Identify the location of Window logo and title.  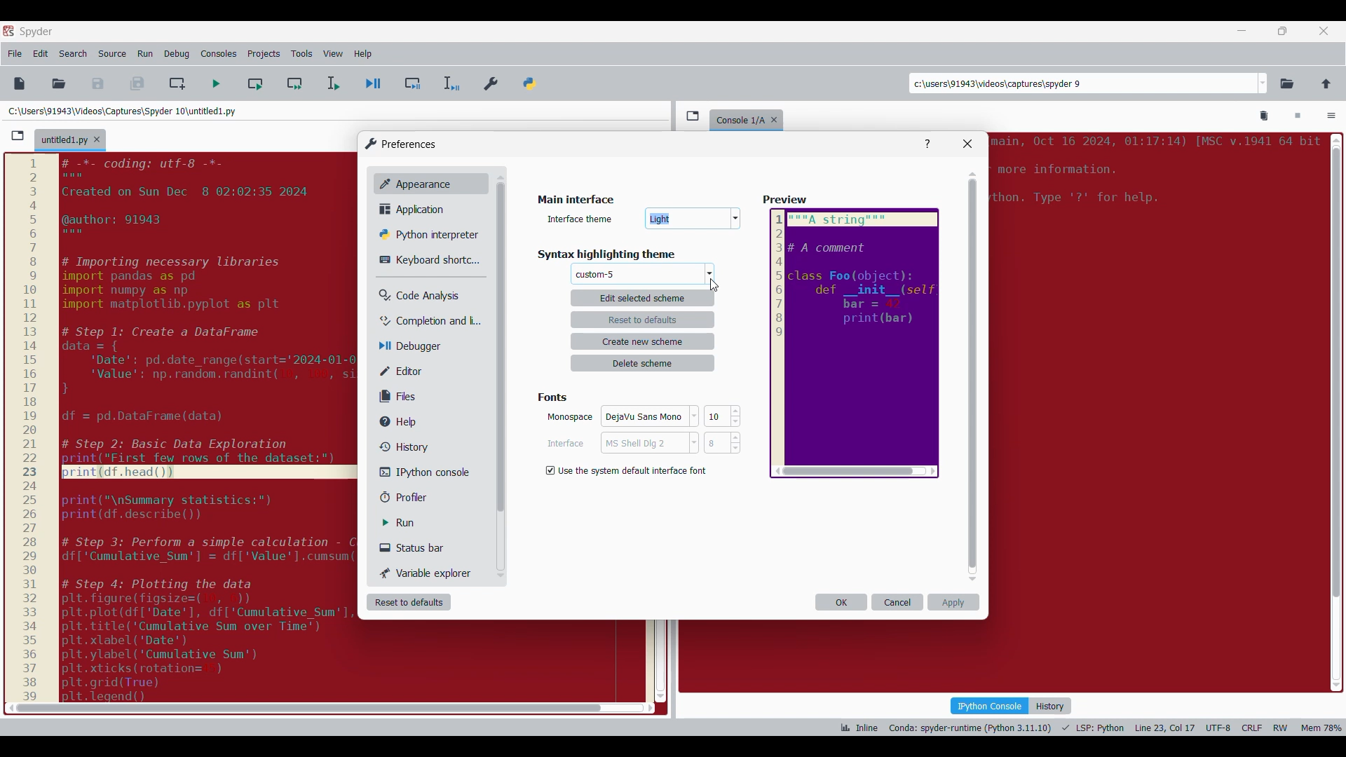
(401, 144).